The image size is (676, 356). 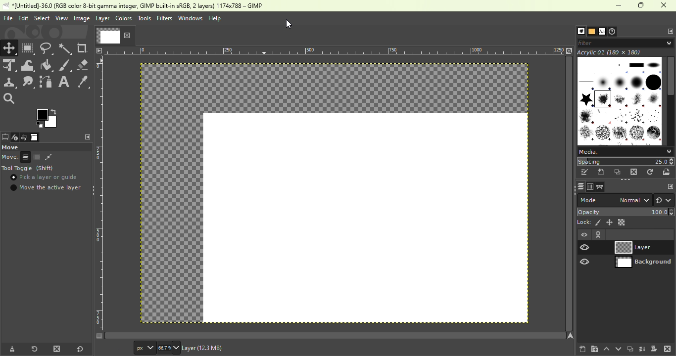 What do you see at coordinates (65, 65) in the screenshot?
I see `Paintbrush tool` at bounding box center [65, 65].